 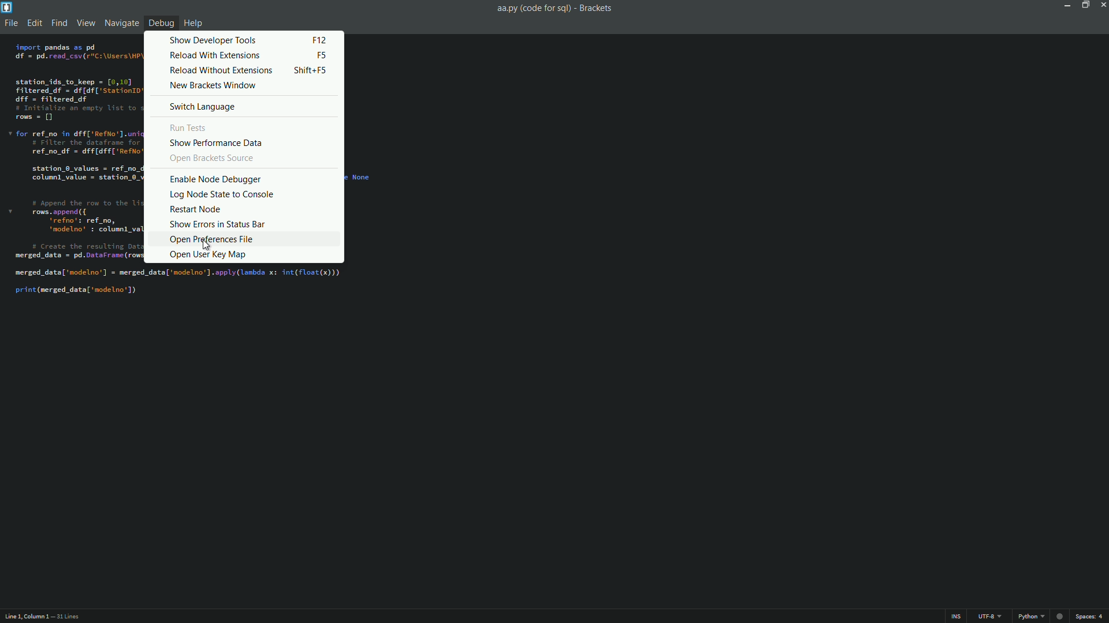 I want to click on edit menu, so click(x=35, y=23).